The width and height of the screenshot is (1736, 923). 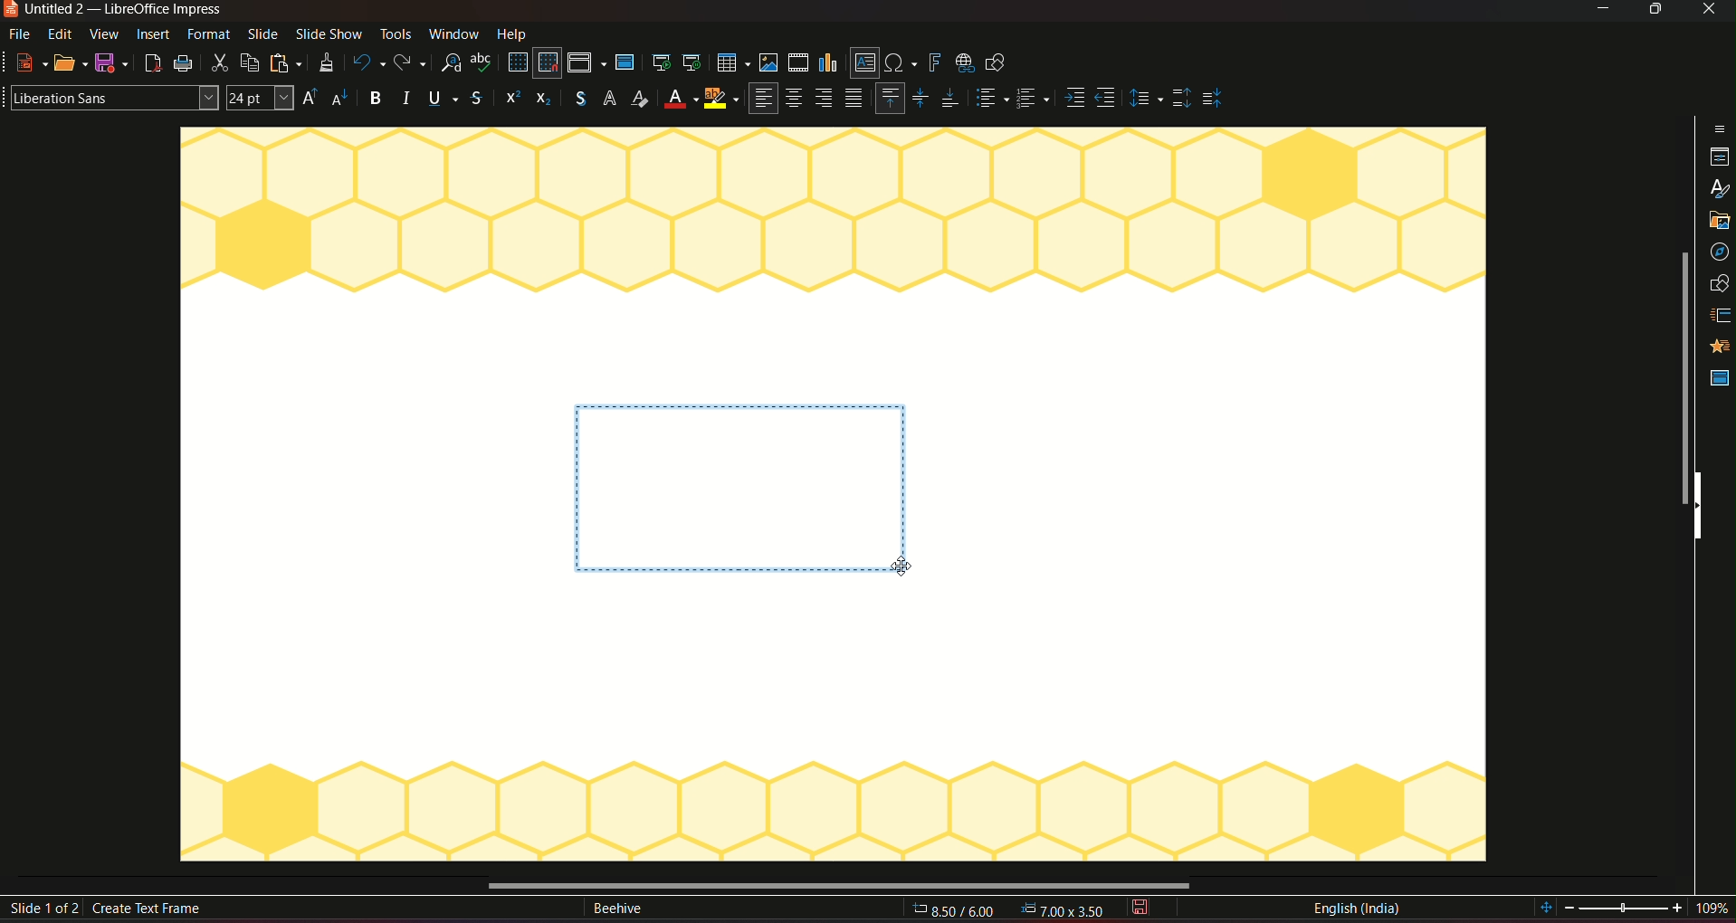 I want to click on current zoom, so click(x=1718, y=909).